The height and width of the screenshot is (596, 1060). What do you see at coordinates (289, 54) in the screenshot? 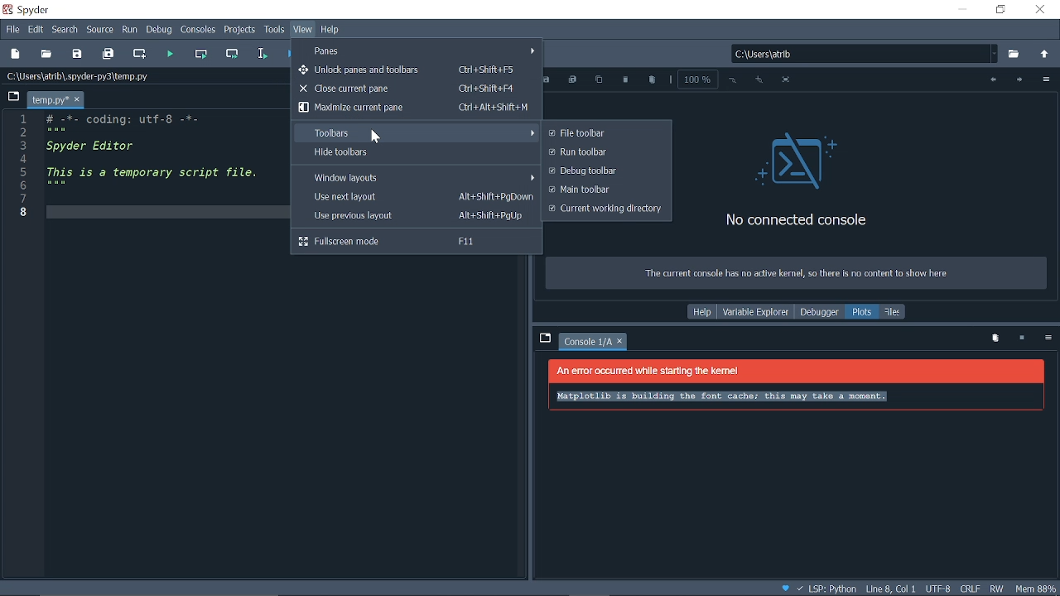
I see `Debug file` at bounding box center [289, 54].